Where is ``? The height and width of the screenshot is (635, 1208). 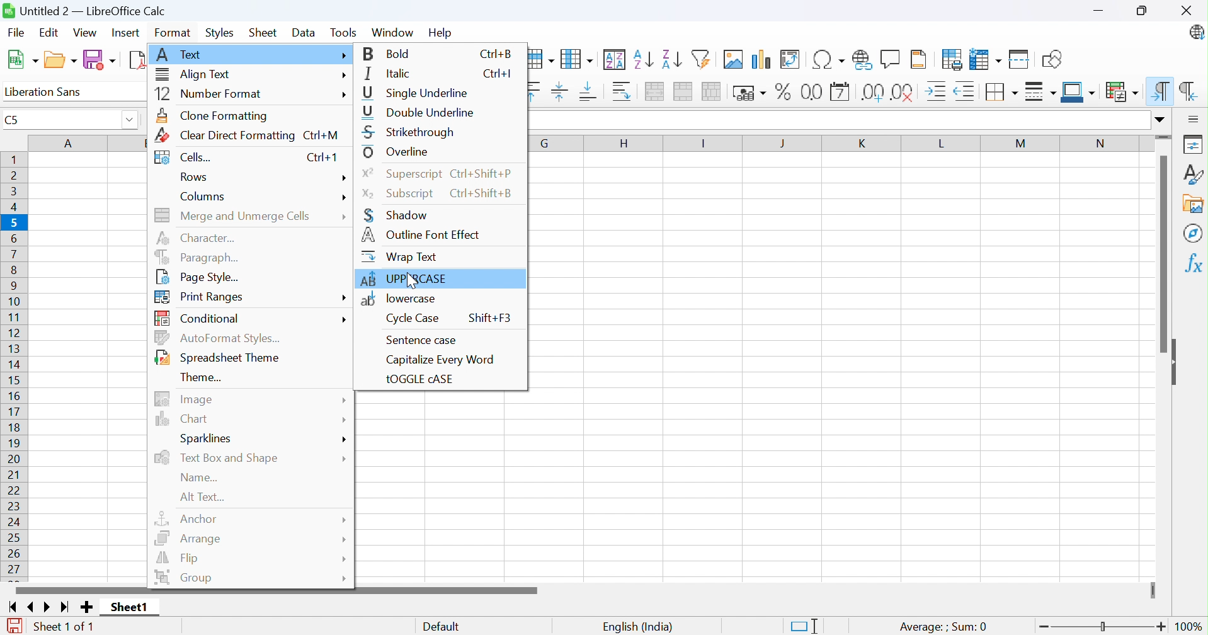
 is located at coordinates (344, 442).